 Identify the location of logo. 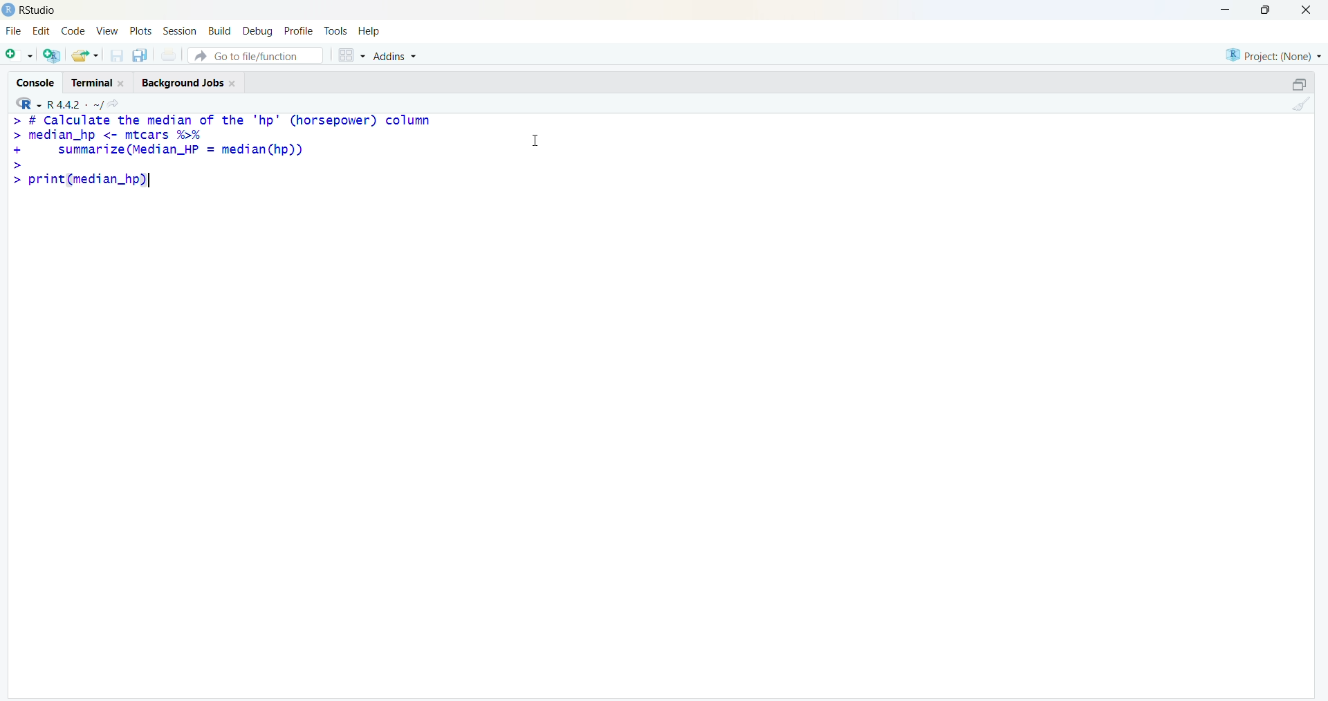
(8, 10).